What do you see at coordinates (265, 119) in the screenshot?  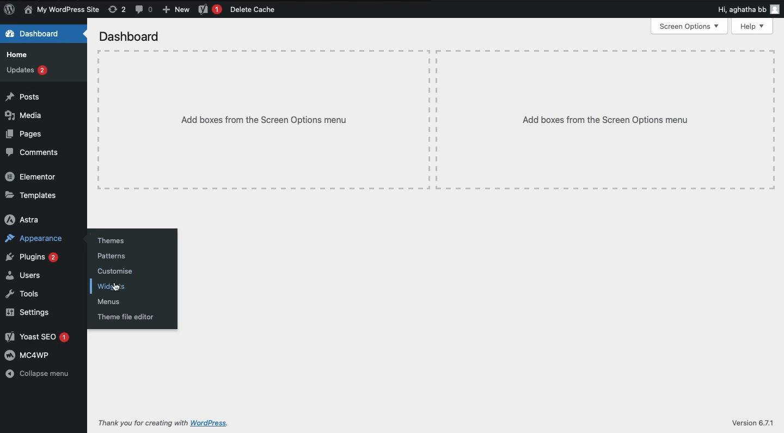 I see `Add boxes from the Screen Options menu` at bounding box center [265, 119].